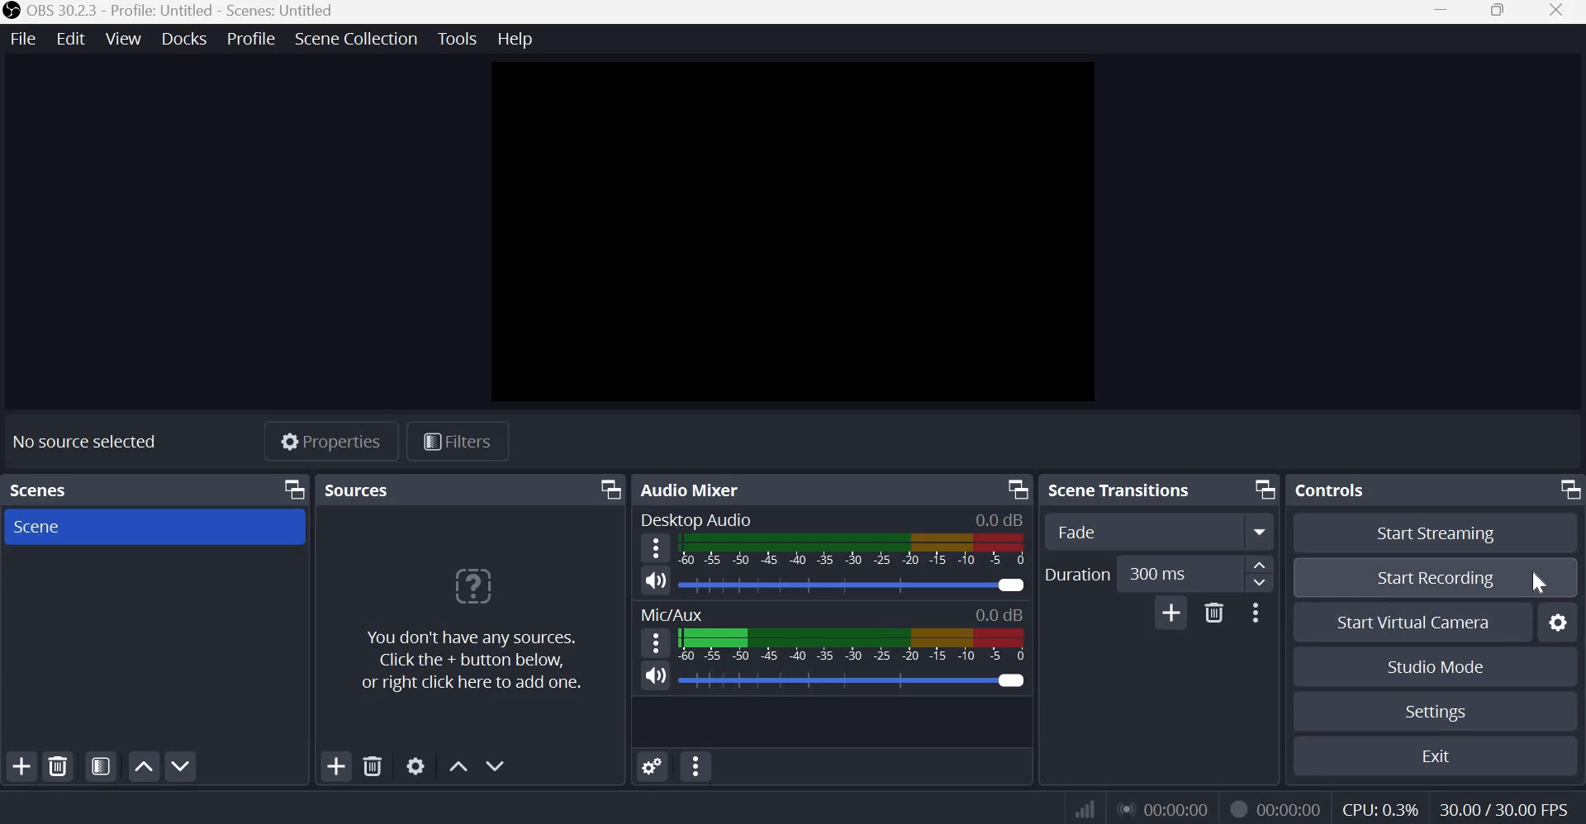  Describe the element at coordinates (1410, 623) in the screenshot. I see `Start Virtual Camera` at that location.